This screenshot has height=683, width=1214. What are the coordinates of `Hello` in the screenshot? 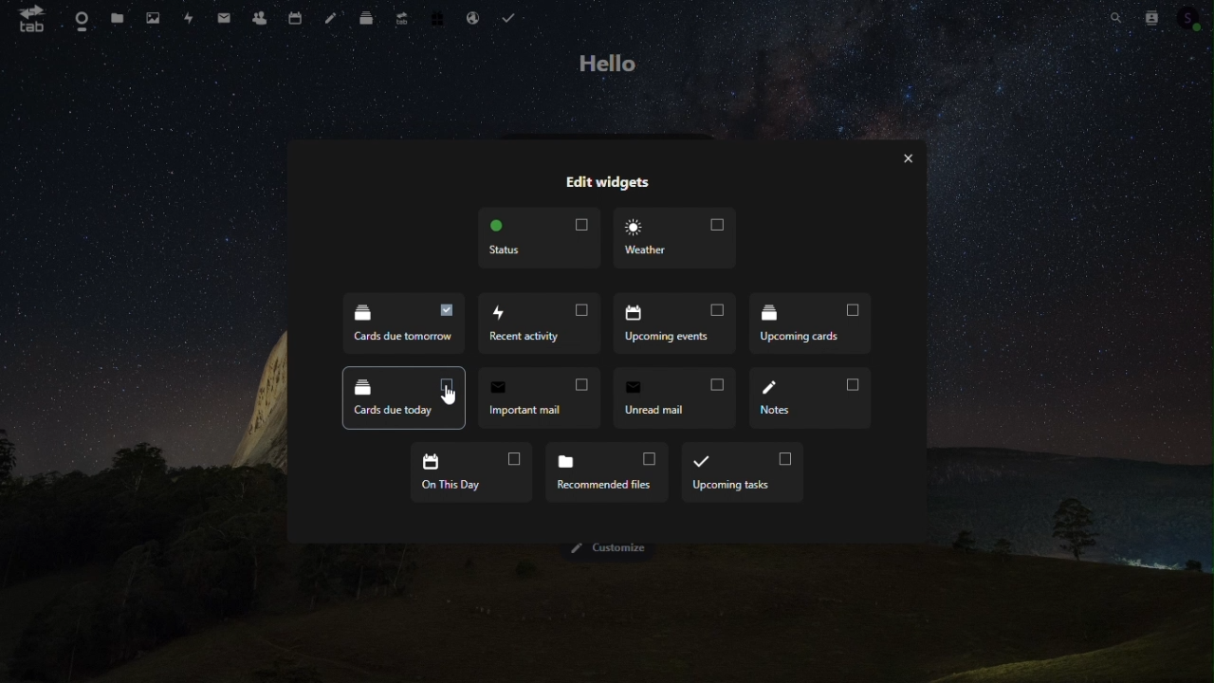 It's located at (613, 62).